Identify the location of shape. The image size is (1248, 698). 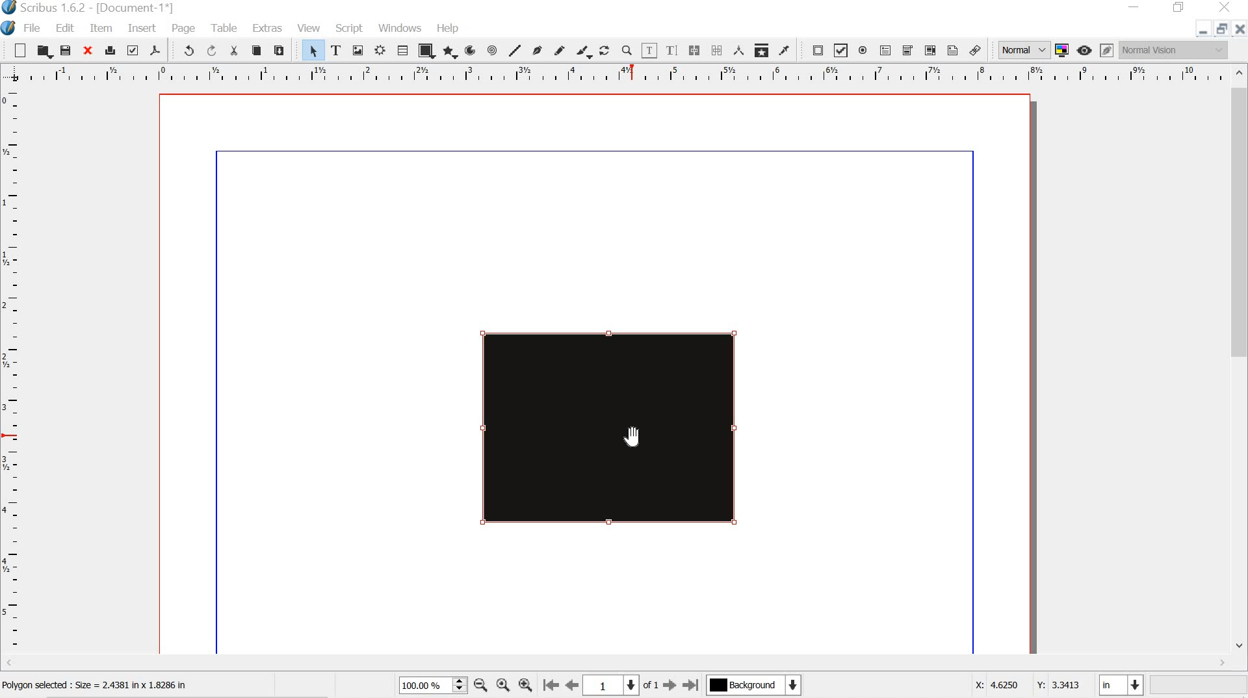
(426, 51).